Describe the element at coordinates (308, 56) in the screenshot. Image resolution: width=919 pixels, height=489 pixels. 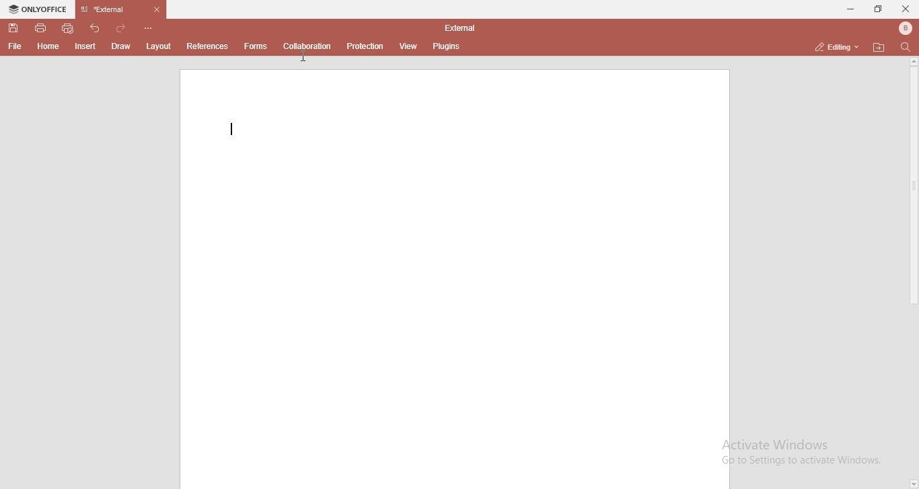
I see `cursor` at that location.